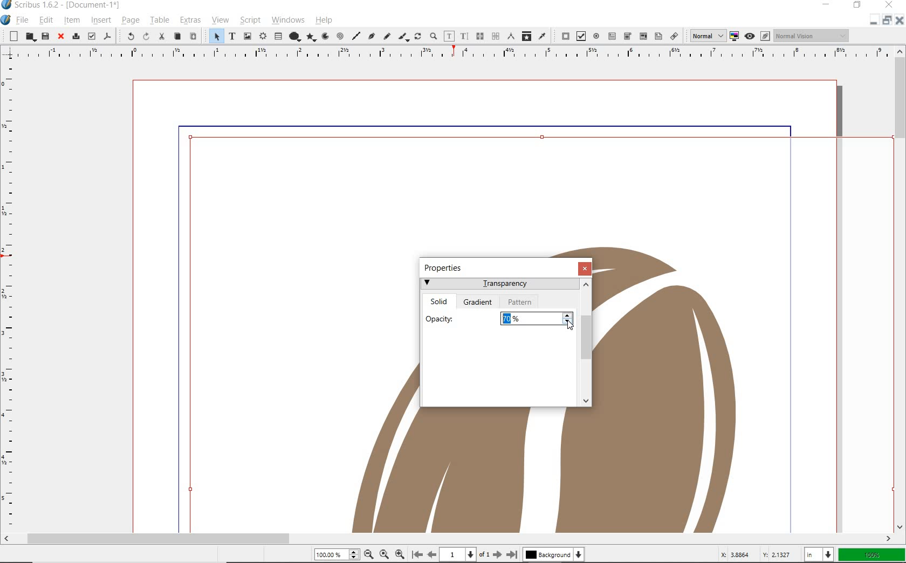 This screenshot has height=563, width=906. I want to click on Properties, so click(446, 267).